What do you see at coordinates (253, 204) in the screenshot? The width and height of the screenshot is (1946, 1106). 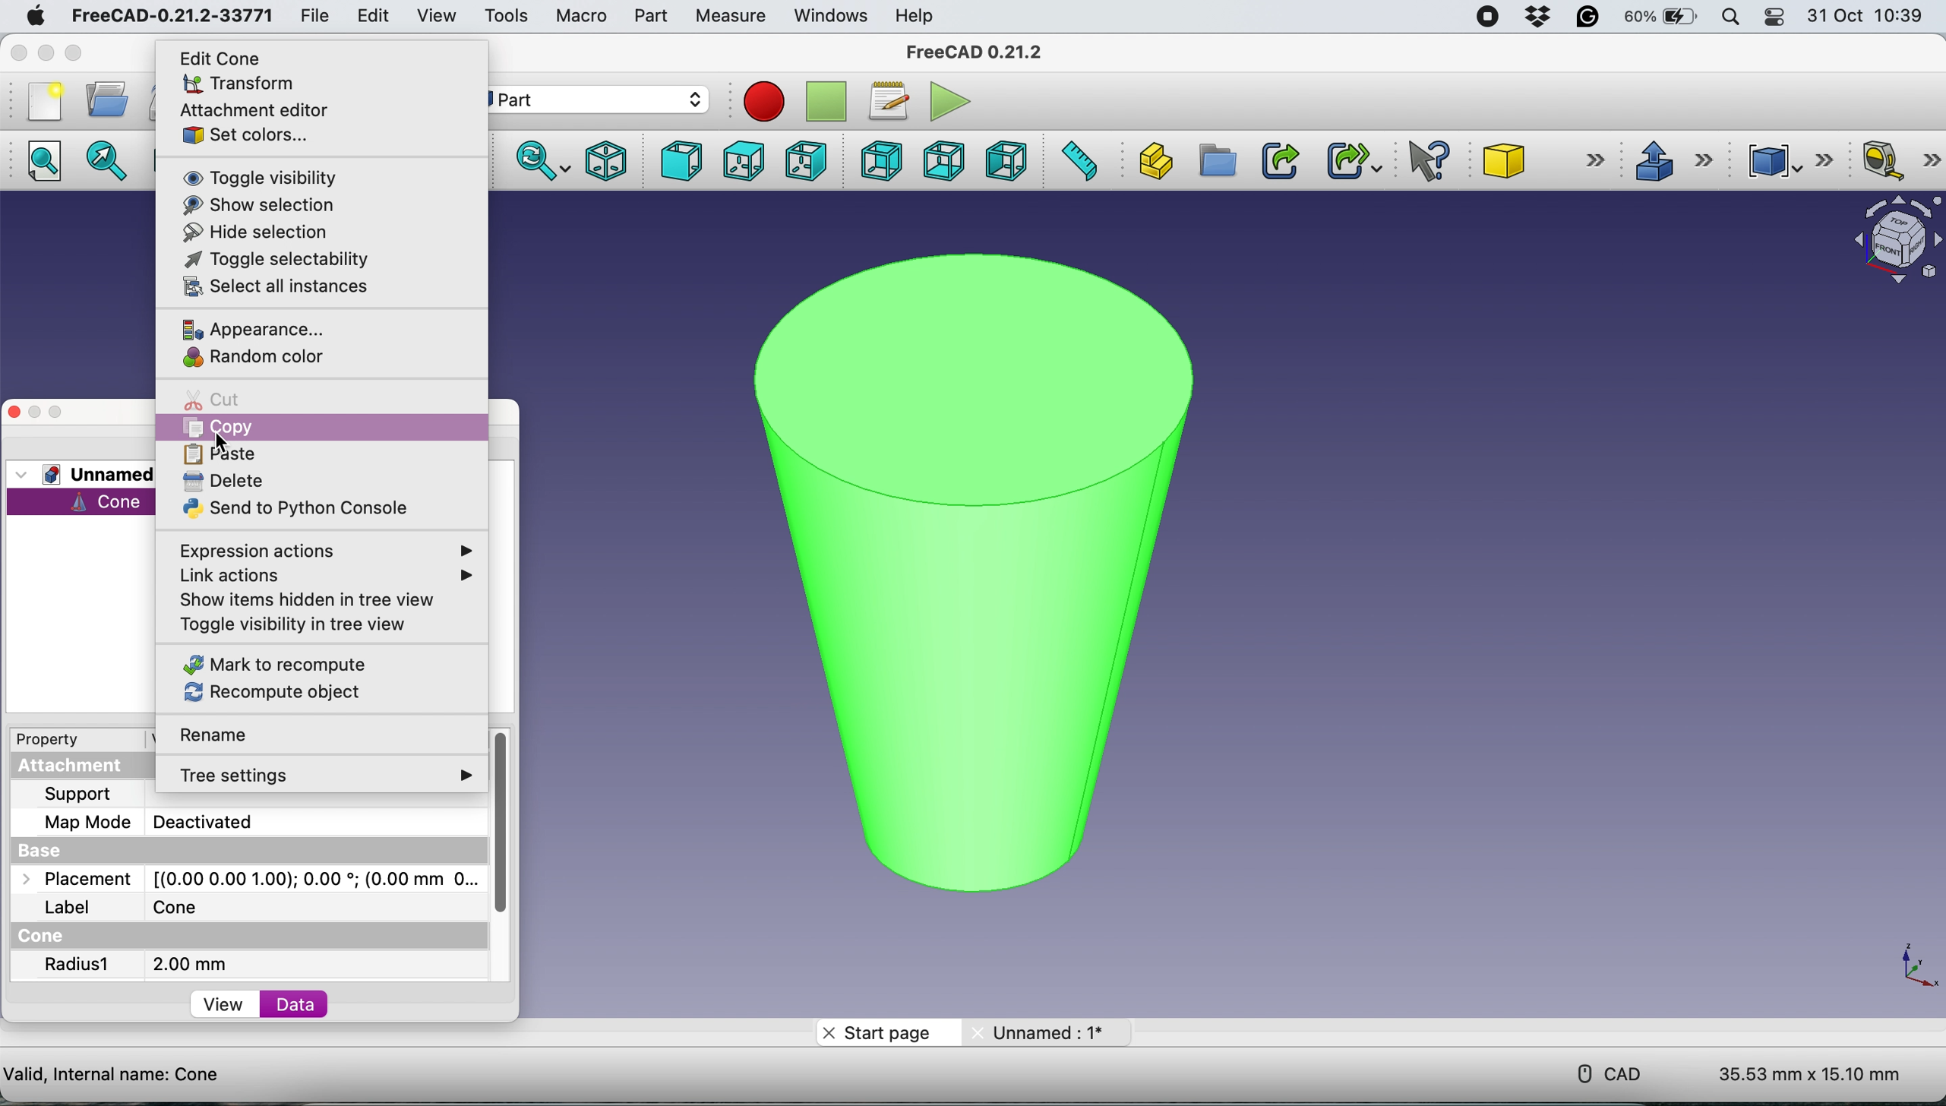 I see `show selection` at bounding box center [253, 204].